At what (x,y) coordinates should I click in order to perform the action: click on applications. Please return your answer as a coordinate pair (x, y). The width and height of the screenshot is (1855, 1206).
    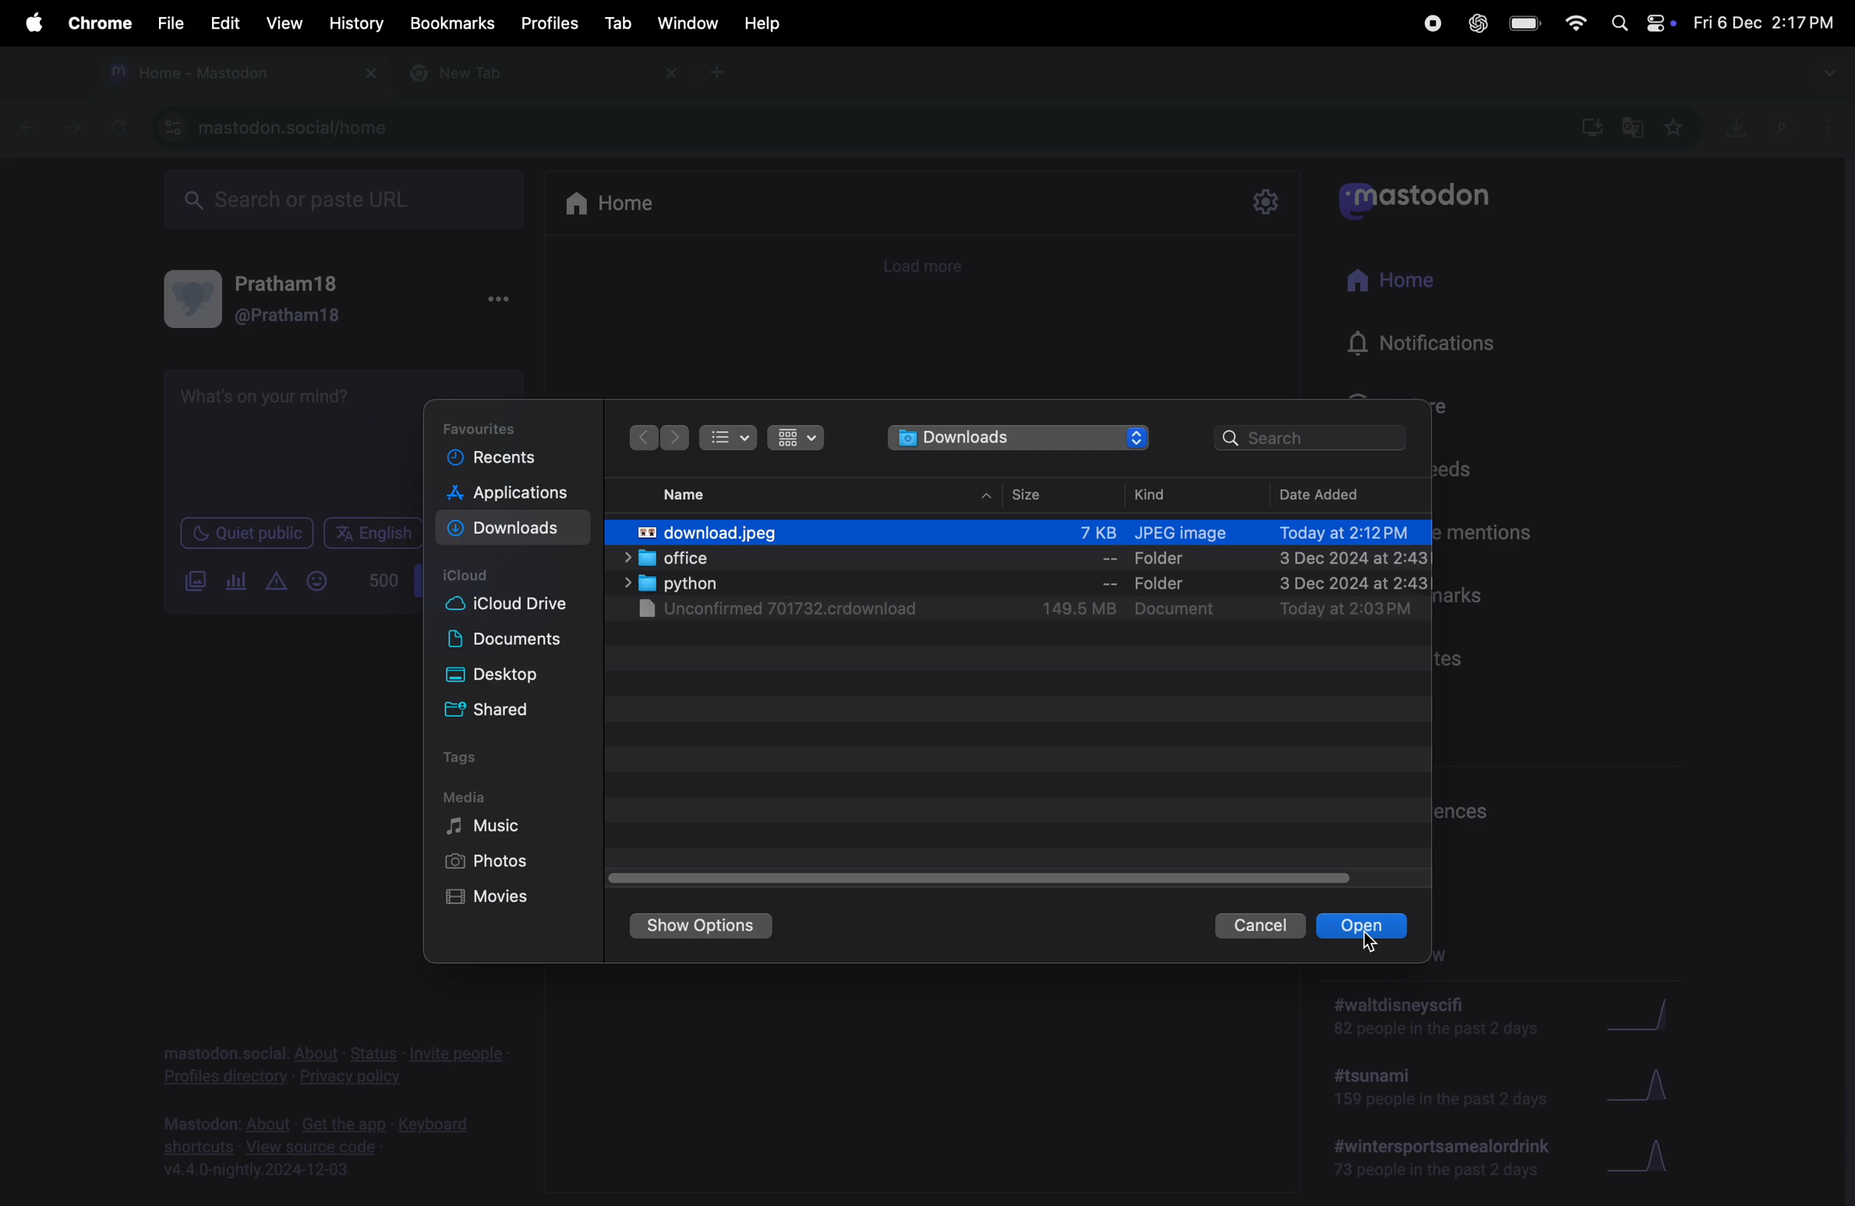
    Looking at the image, I should click on (511, 495).